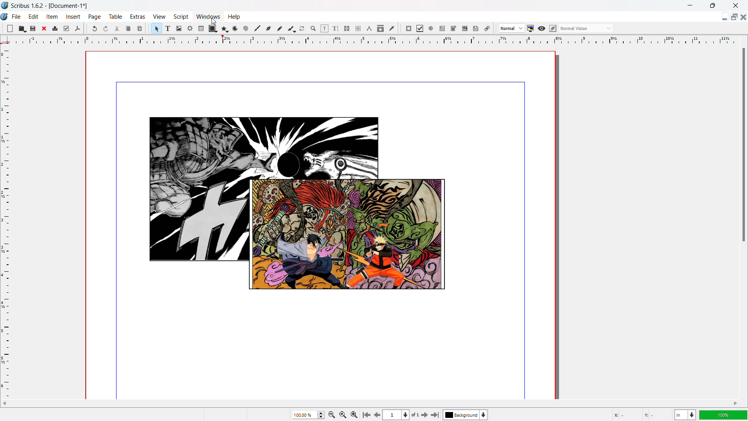 This screenshot has height=421, width=748. Describe the element at coordinates (77, 28) in the screenshot. I see `save as pdf` at that location.